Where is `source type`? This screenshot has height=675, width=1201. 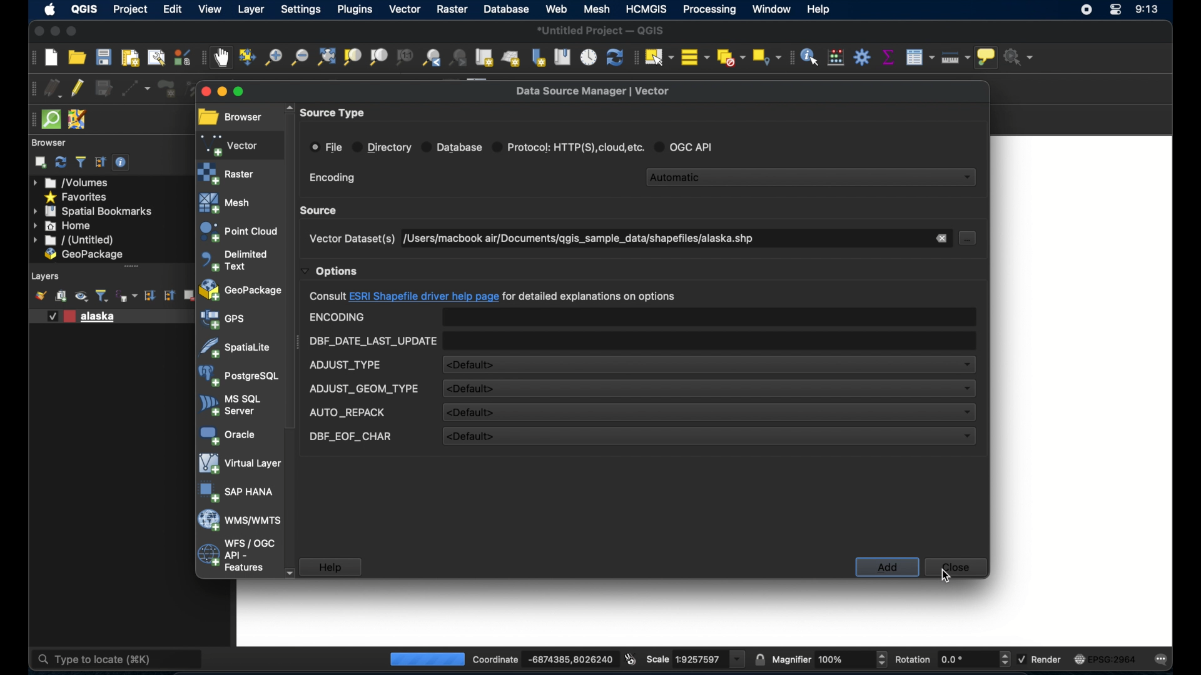
source type is located at coordinates (335, 113).